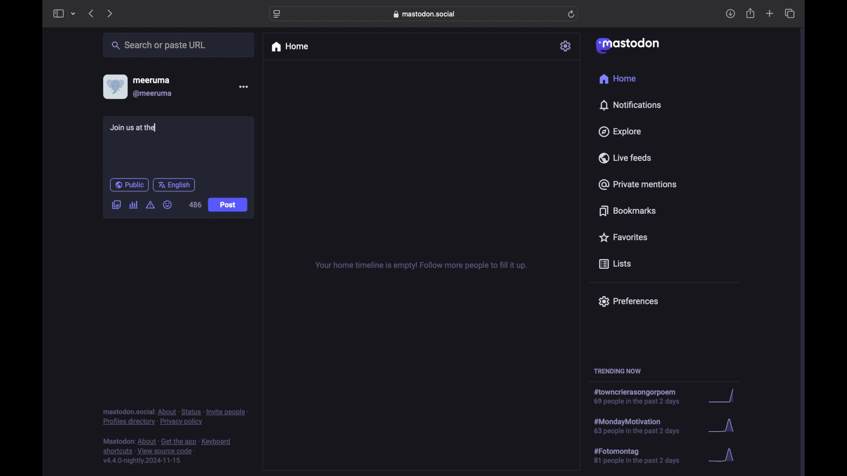 The image size is (847, 476). What do you see at coordinates (111, 13) in the screenshot?
I see `next` at bounding box center [111, 13].